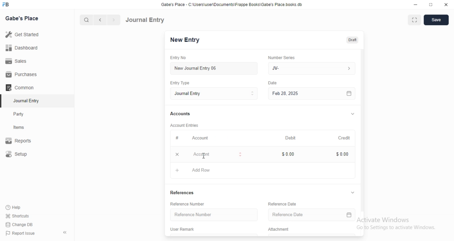 This screenshot has width=454, height=241. I want to click on minimize, so click(415, 6).